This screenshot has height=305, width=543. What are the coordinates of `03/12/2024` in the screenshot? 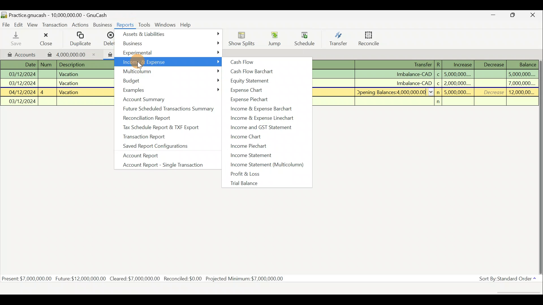 It's located at (23, 83).